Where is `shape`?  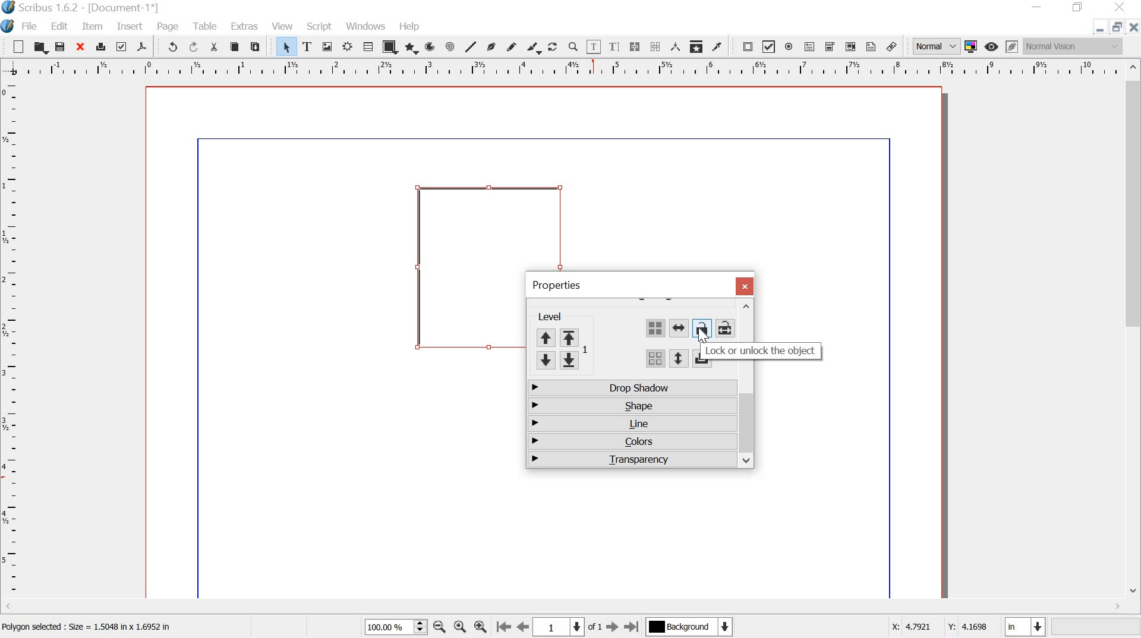
shape is located at coordinates (390, 47).